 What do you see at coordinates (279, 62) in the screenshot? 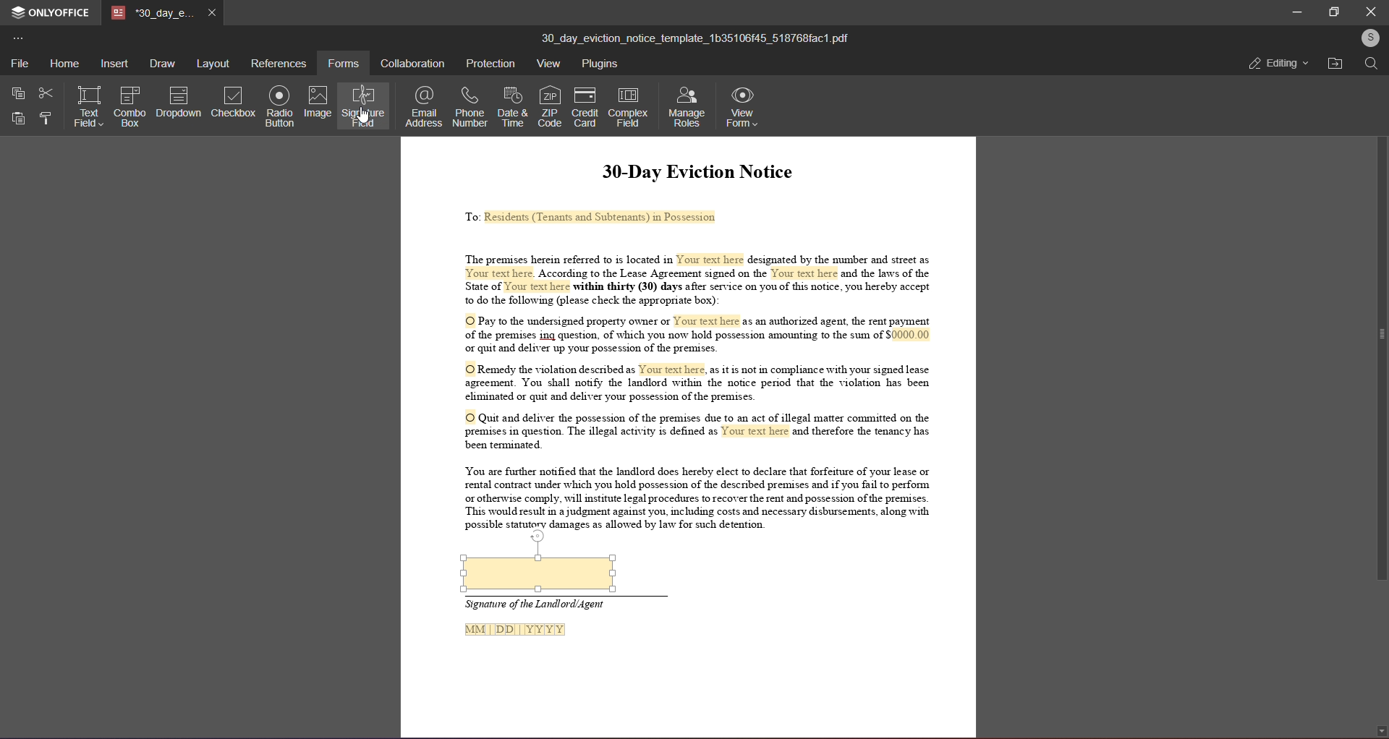
I see `references` at bounding box center [279, 62].